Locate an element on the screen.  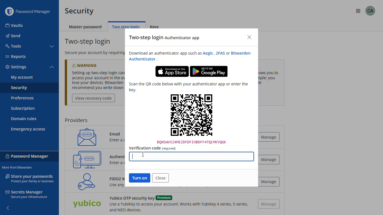
email is located at coordinates (85, 137).